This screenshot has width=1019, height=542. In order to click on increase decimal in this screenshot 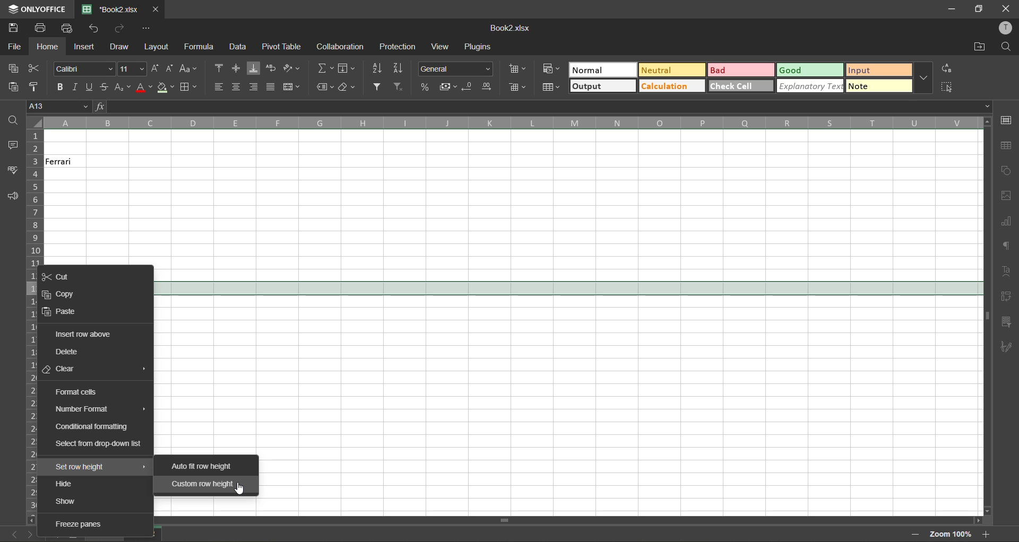, I will do `click(489, 86)`.